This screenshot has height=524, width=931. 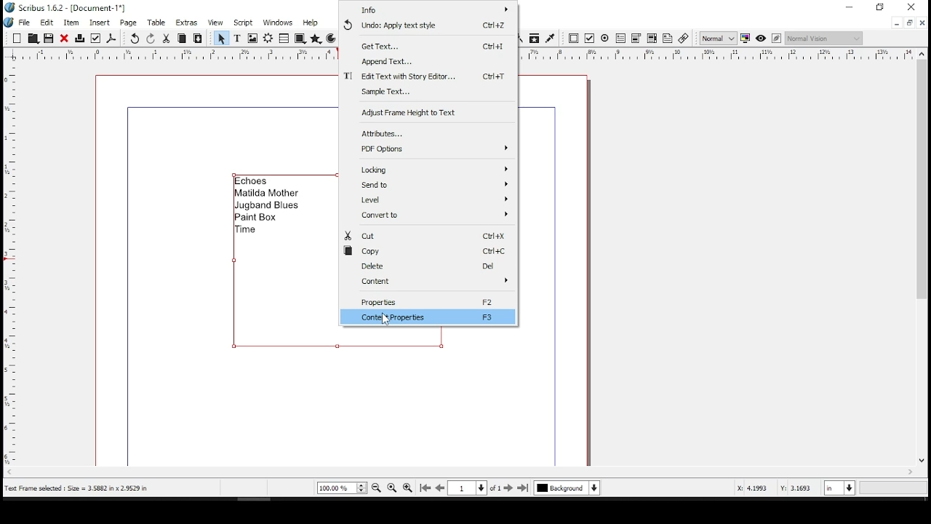 What do you see at coordinates (428, 253) in the screenshot?
I see `copy` at bounding box center [428, 253].